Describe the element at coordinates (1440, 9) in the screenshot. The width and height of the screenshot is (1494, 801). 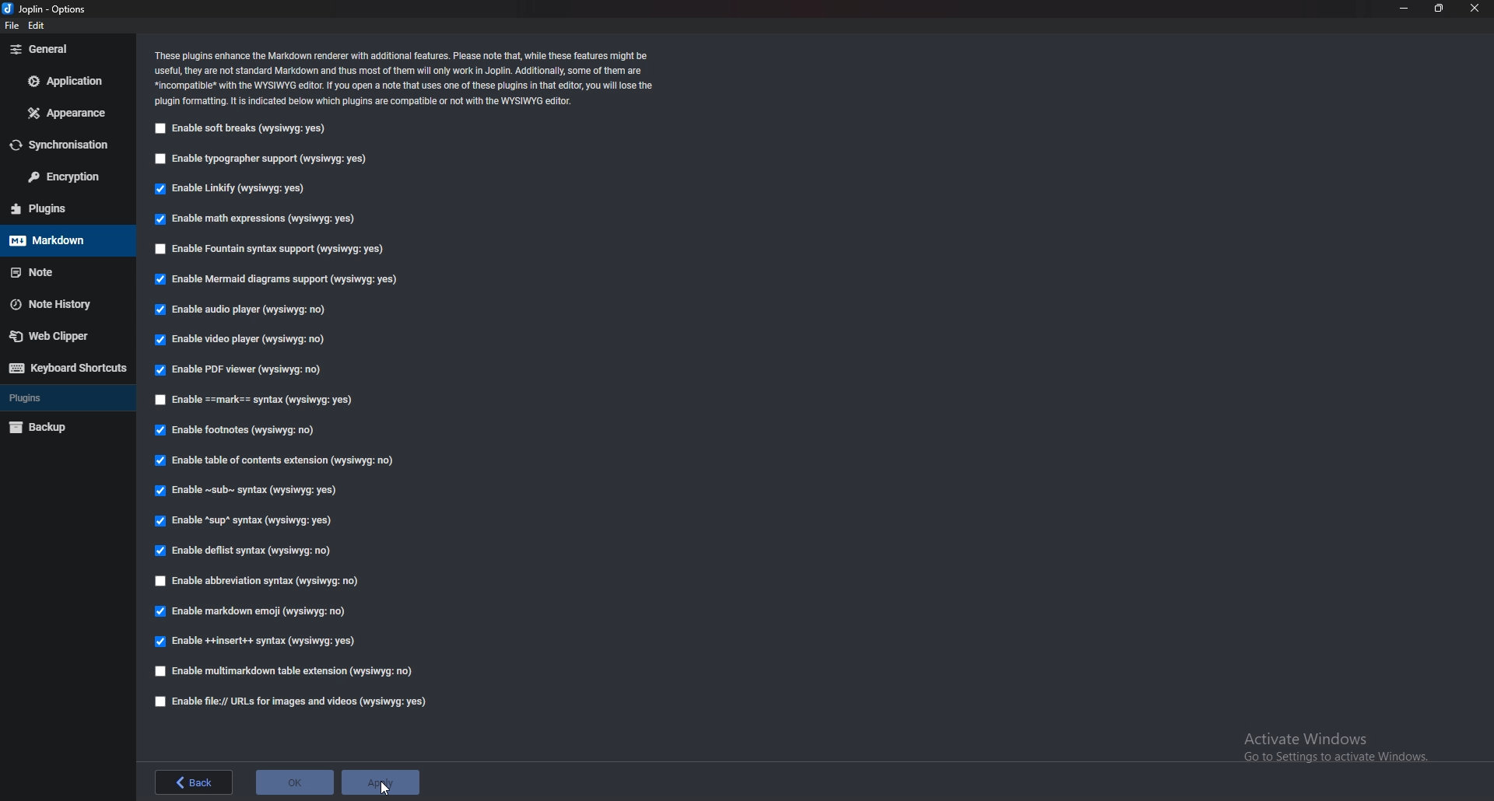
I see `Resize` at that location.